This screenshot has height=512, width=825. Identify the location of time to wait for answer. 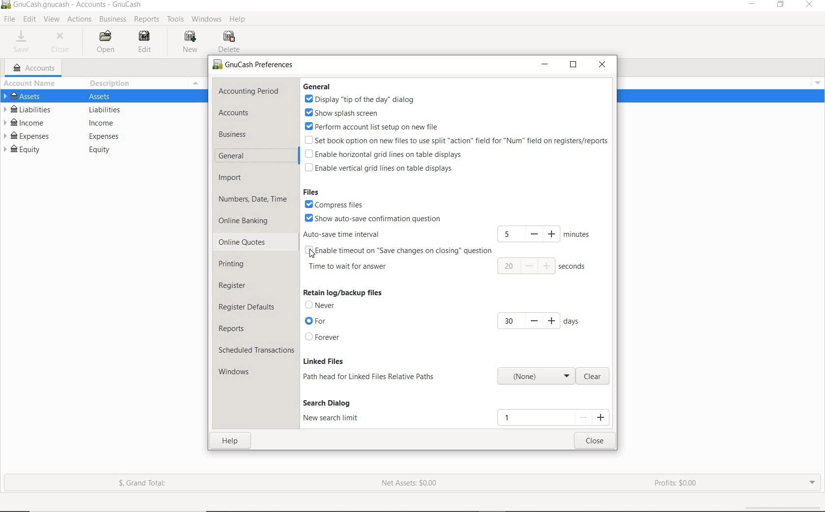
(348, 267).